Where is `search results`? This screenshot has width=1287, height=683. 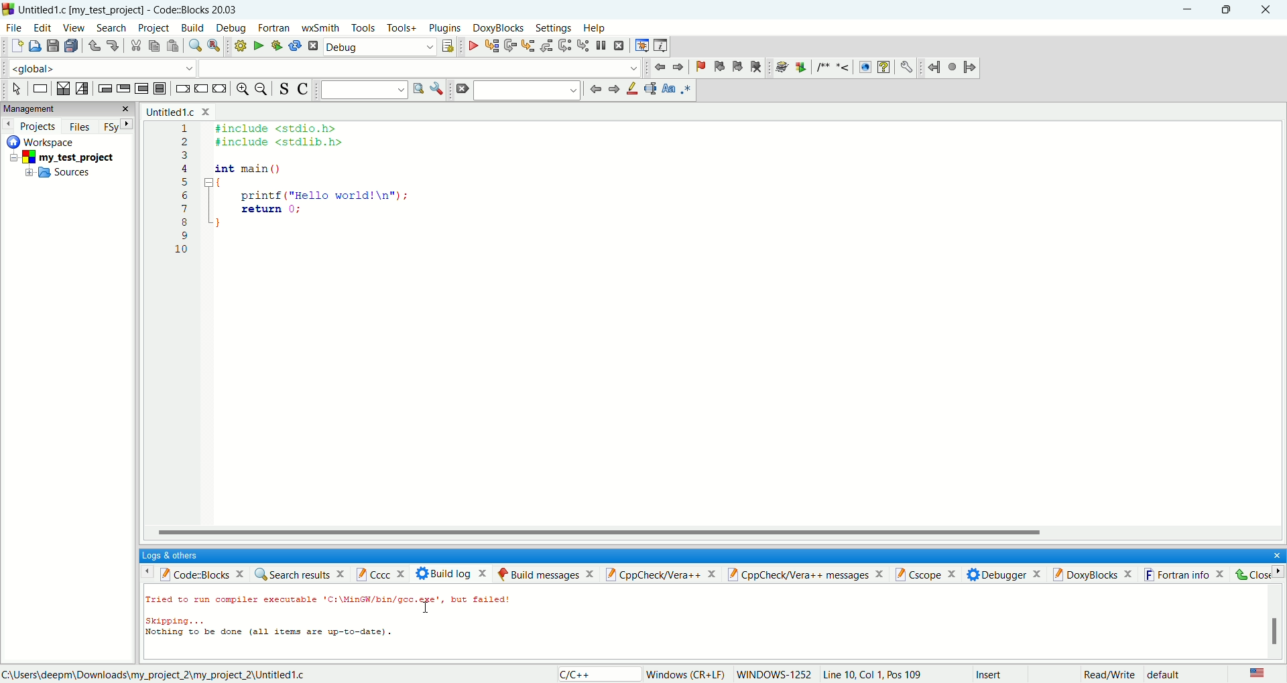
search results is located at coordinates (300, 573).